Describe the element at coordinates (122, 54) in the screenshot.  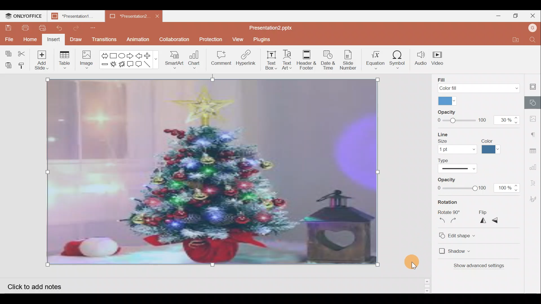
I see `Ellipse` at that location.